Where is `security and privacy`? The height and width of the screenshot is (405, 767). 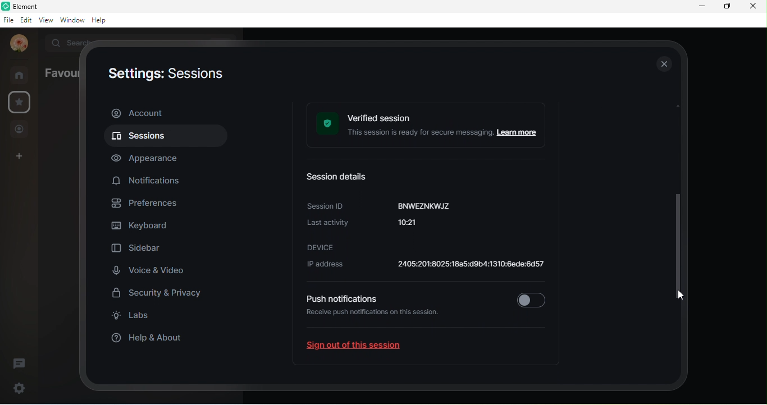 security and privacy is located at coordinates (163, 294).